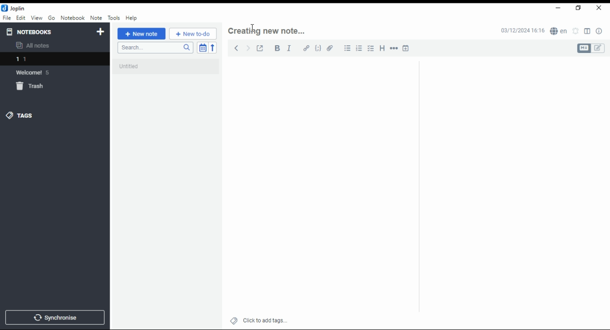 The width and height of the screenshot is (610, 330). Describe the element at coordinates (591, 48) in the screenshot. I see `toggle editors` at that location.